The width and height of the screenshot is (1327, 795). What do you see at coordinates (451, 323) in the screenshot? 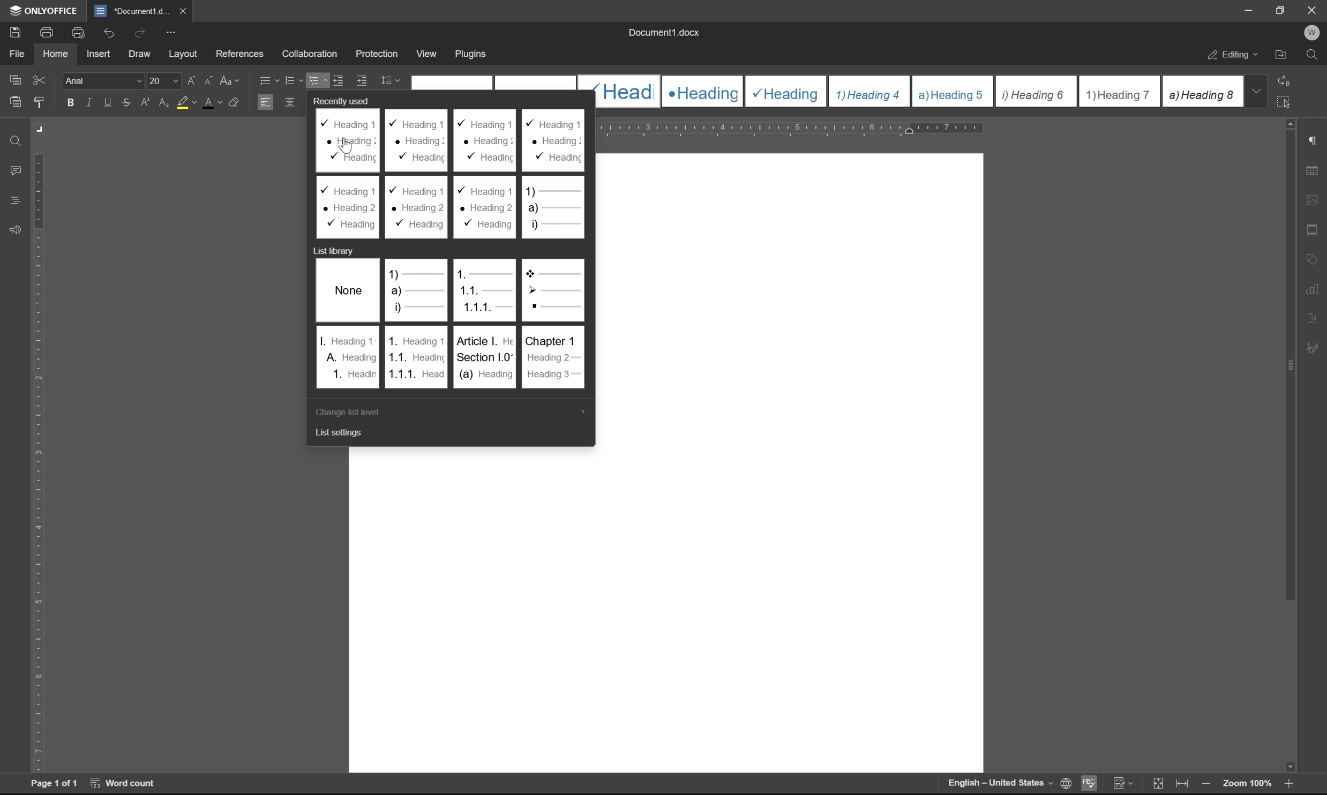
I see `list history` at bounding box center [451, 323].